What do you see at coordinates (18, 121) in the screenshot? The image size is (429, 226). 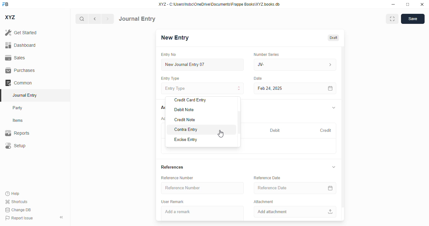 I see `items` at bounding box center [18, 121].